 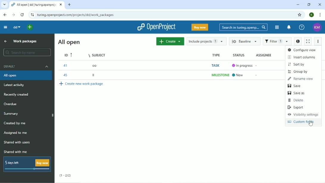 I want to click on Work packages, so click(x=25, y=42).